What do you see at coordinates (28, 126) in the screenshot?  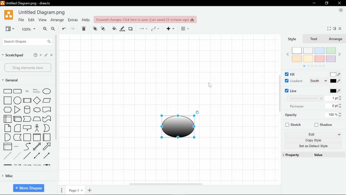 I see `Shapes in general shapes` at bounding box center [28, 126].